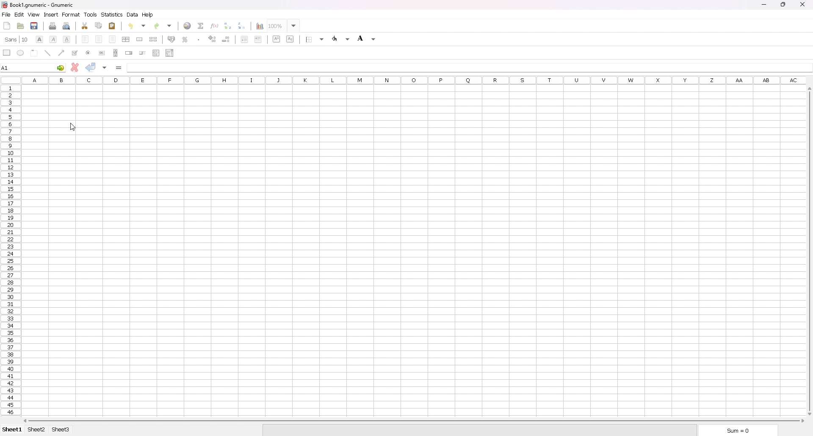 The image size is (813, 436). Describe the element at coordinates (136, 26) in the screenshot. I see `undo` at that location.